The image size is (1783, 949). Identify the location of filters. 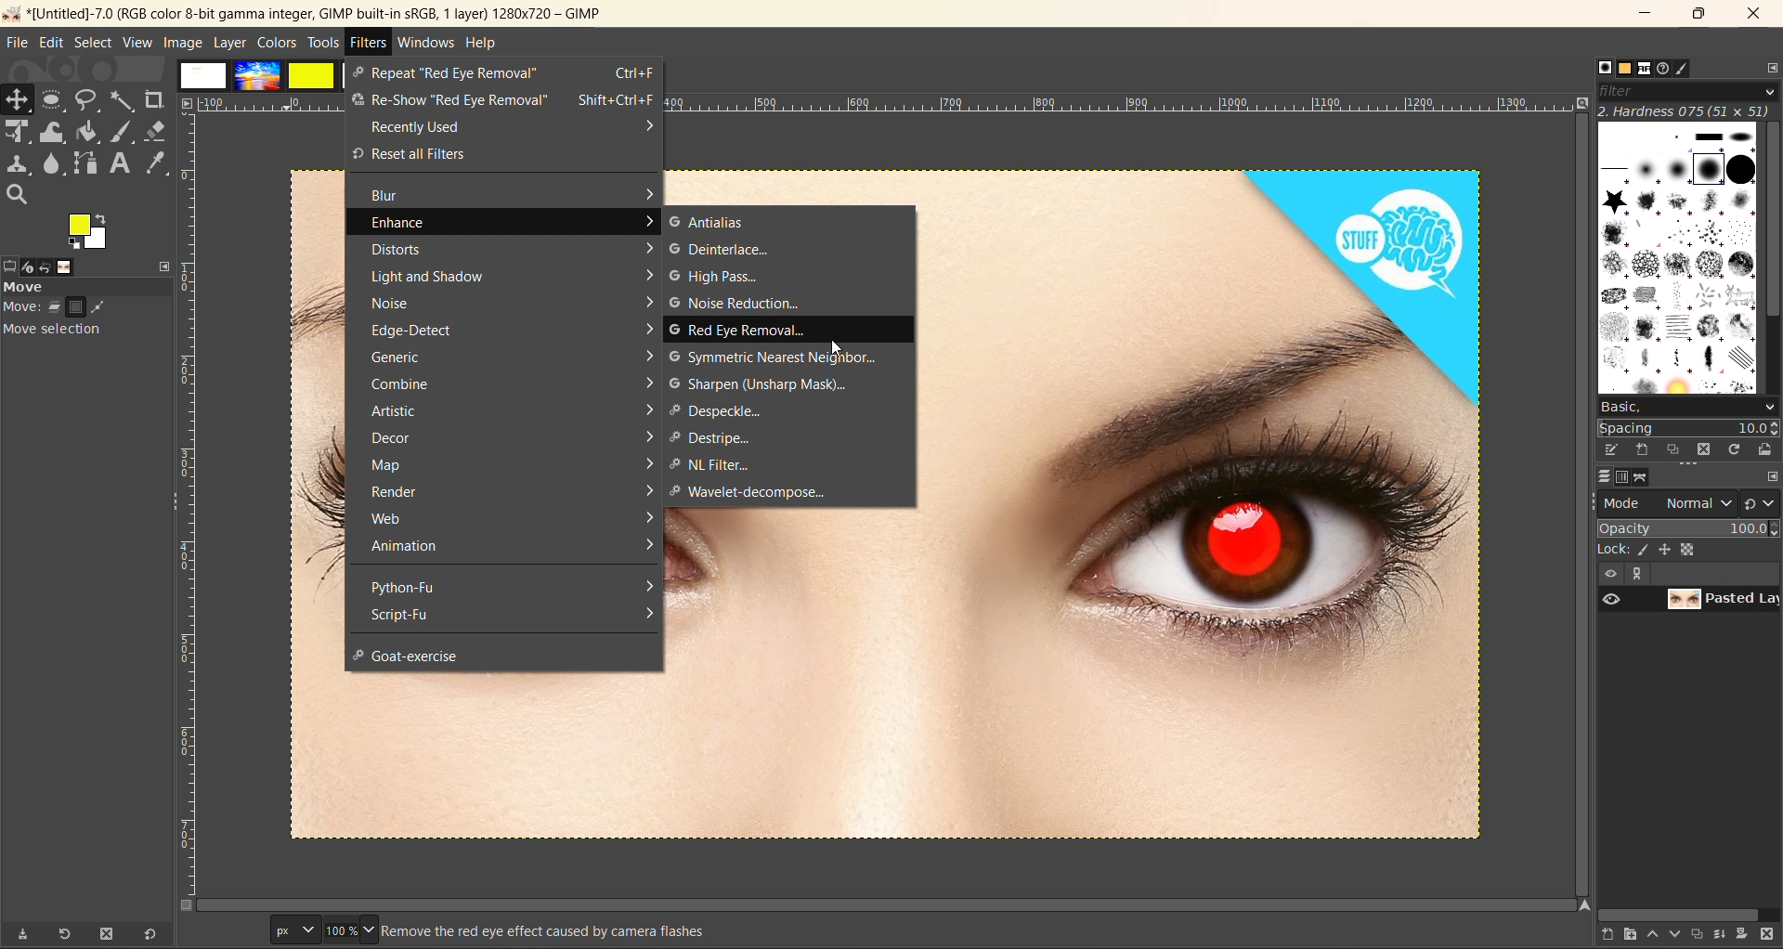
(369, 42).